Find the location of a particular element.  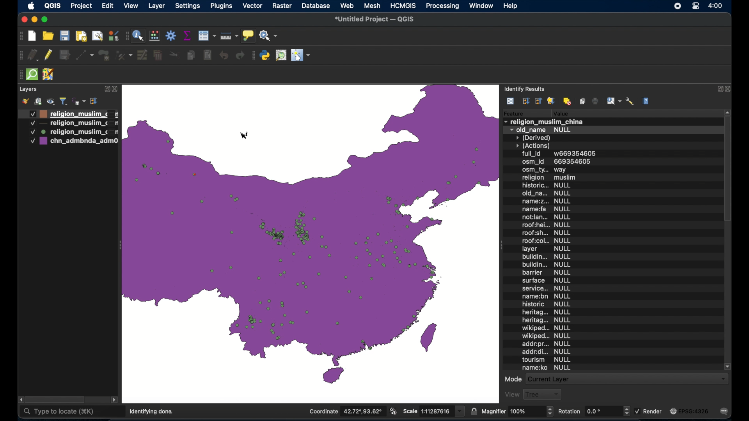

drag handle is located at coordinates (125, 36).